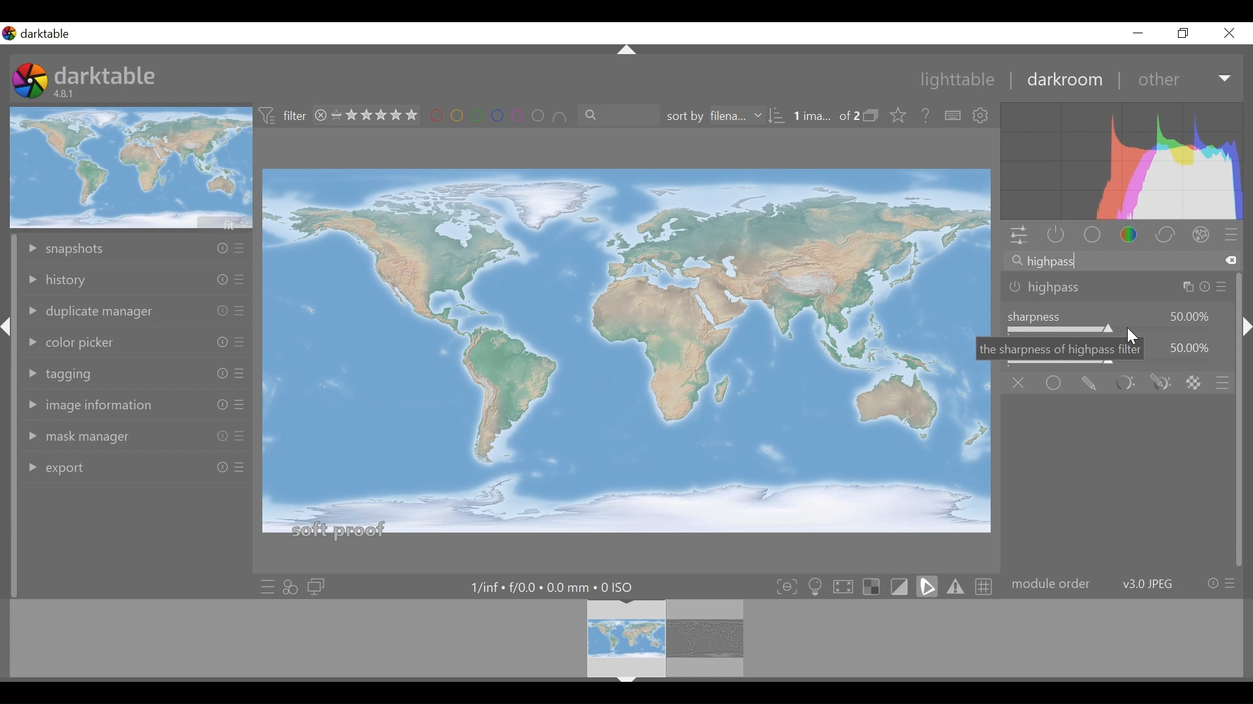 The width and height of the screenshot is (1253, 704). Describe the element at coordinates (1231, 233) in the screenshot. I see `presets` at that location.